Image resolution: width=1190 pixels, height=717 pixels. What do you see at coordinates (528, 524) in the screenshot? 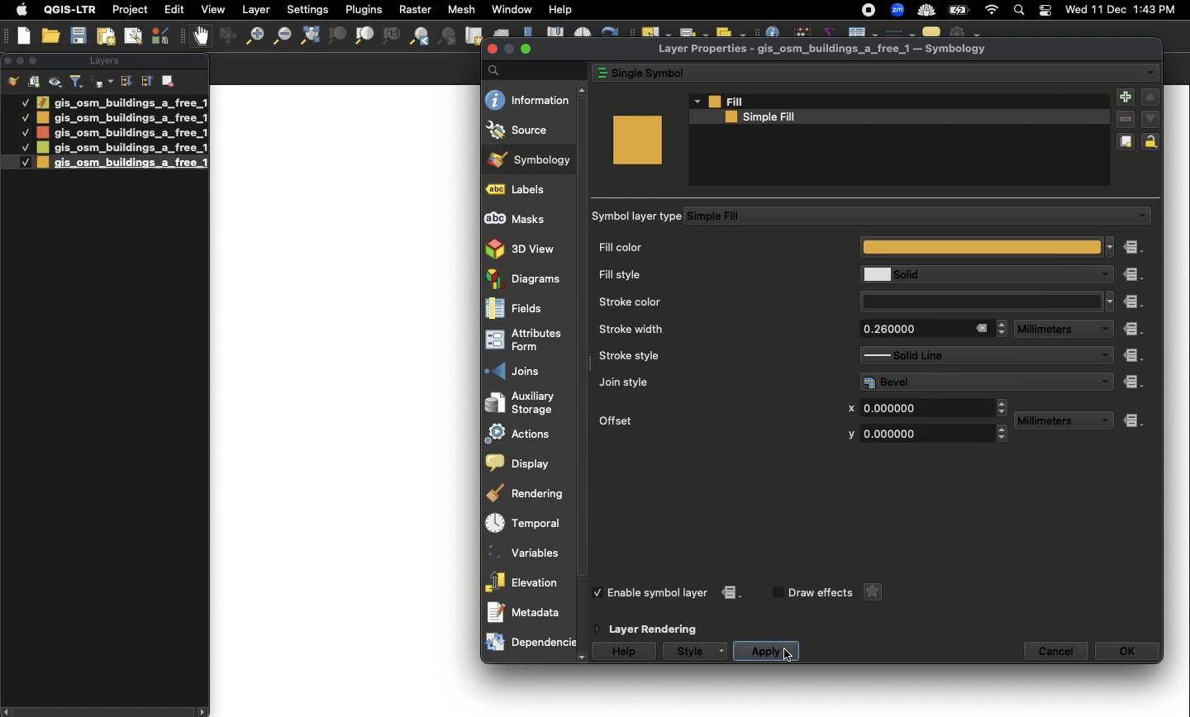
I see `Temporal` at bounding box center [528, 524].